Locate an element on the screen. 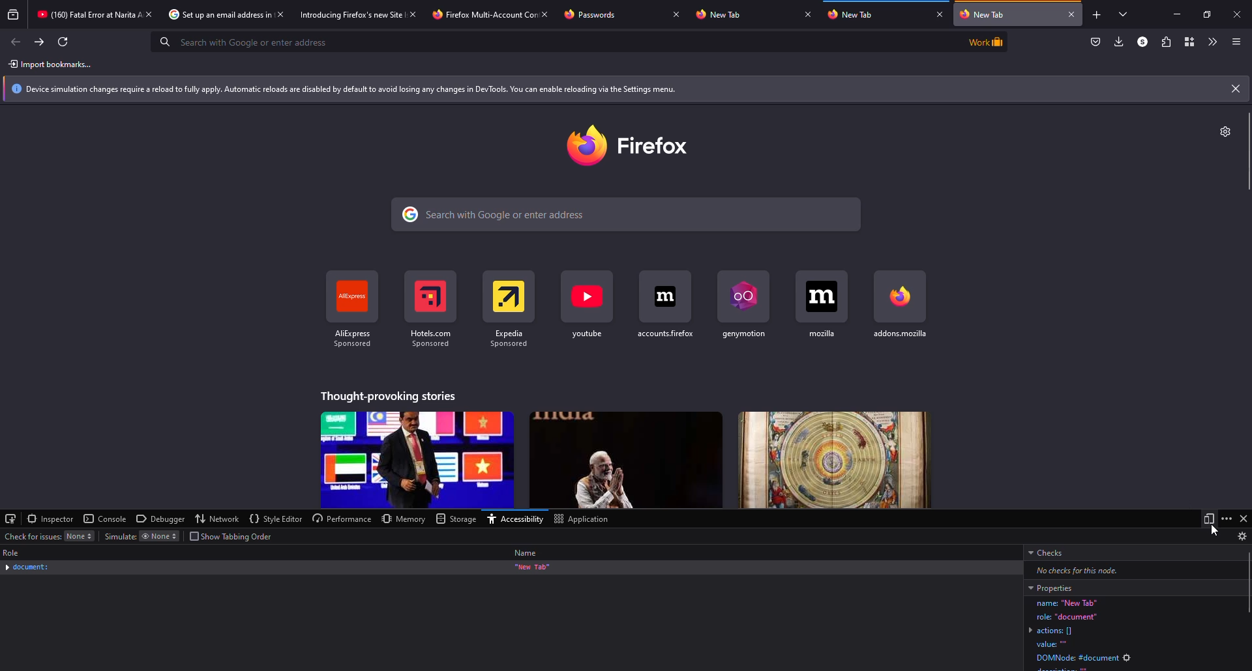 The width and height of the screenshot is (1252, 671). network is located at coordinates (217, 519).